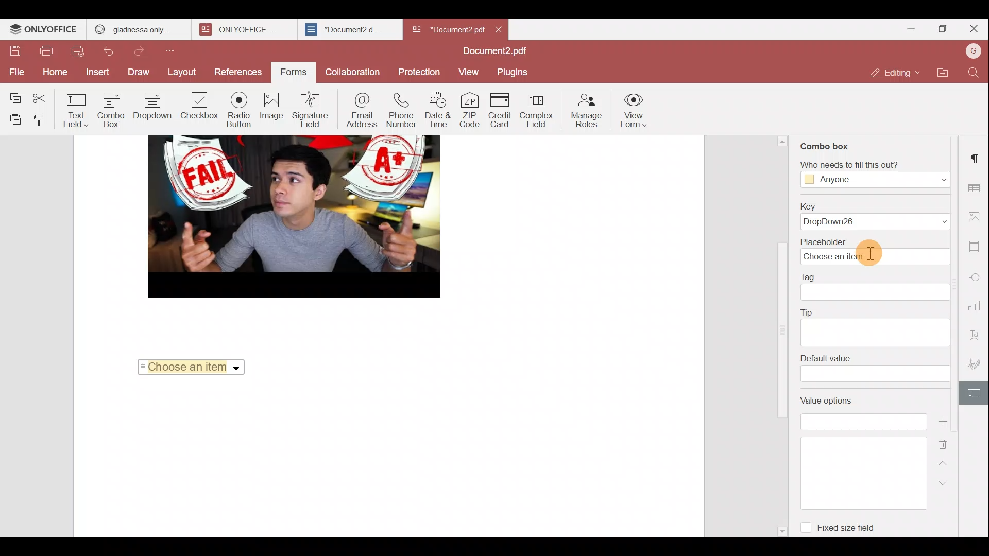 Image resolution: width=989 pixels, height=556 pixels. What do you see at coordinates (944, 466) in the screenshot?
I see `Up` at bounding box center [944, 466].